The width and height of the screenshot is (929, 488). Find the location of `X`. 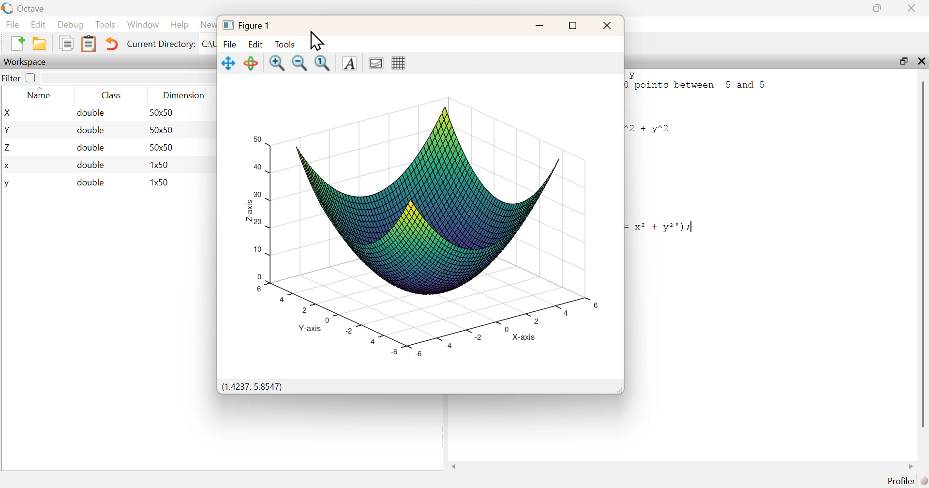

X is located at coordinates (9, 113).